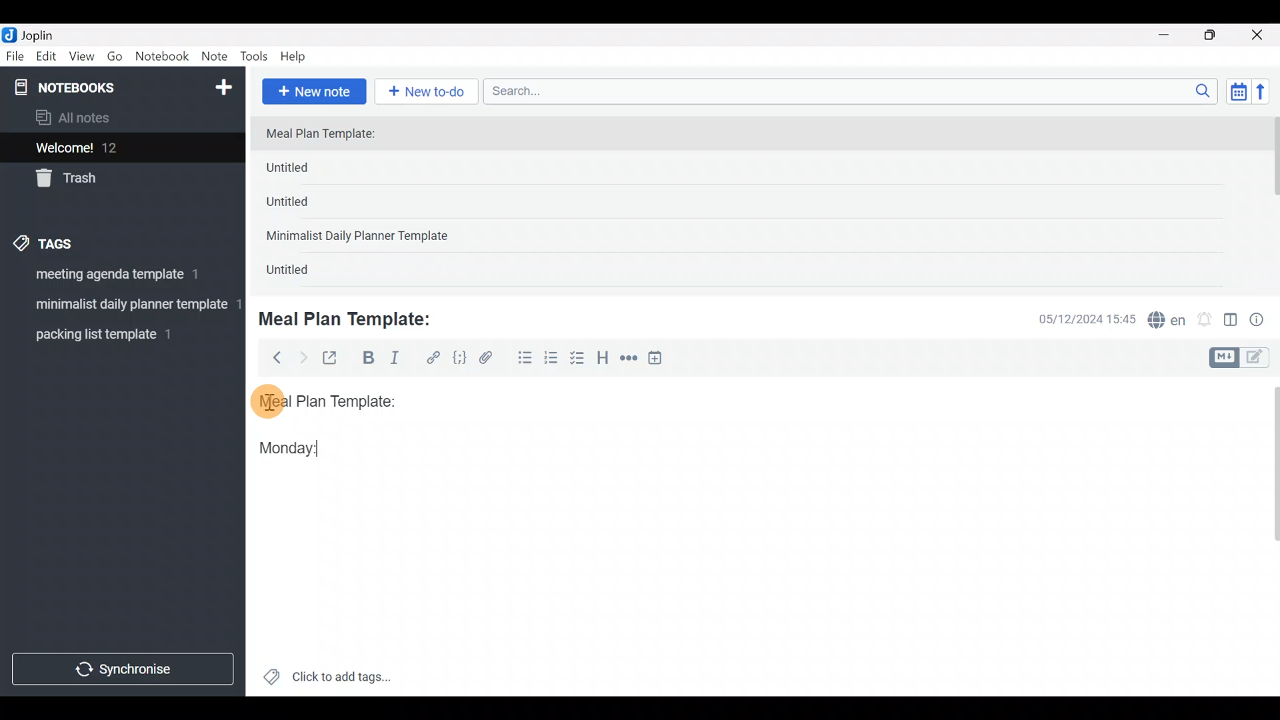  I want to click on Click to add tags, so click(327, 681).